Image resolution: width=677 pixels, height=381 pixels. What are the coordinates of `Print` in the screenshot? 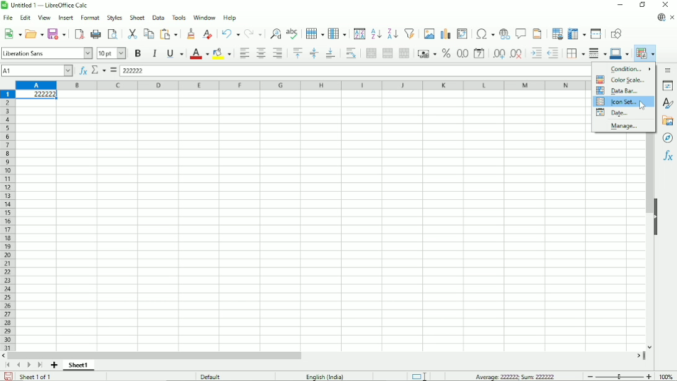 It's located at (97, 34).